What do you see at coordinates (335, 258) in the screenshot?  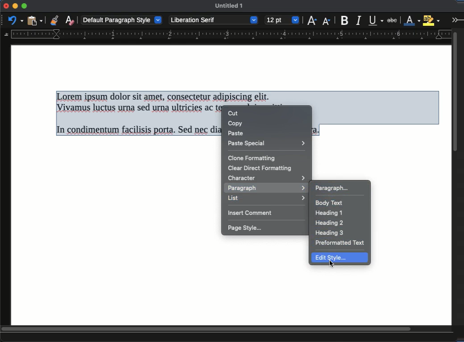 I see `edit style` at bounding box center [335, 258].